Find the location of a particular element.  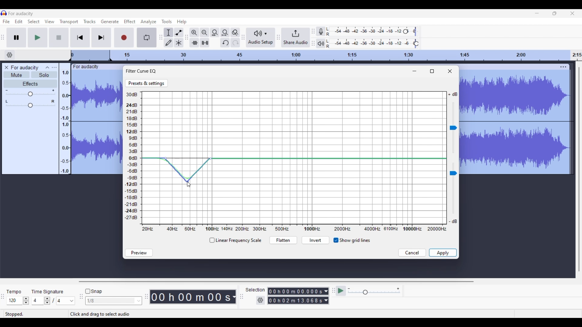

Flatten curve is located at coordinates (283, 240).